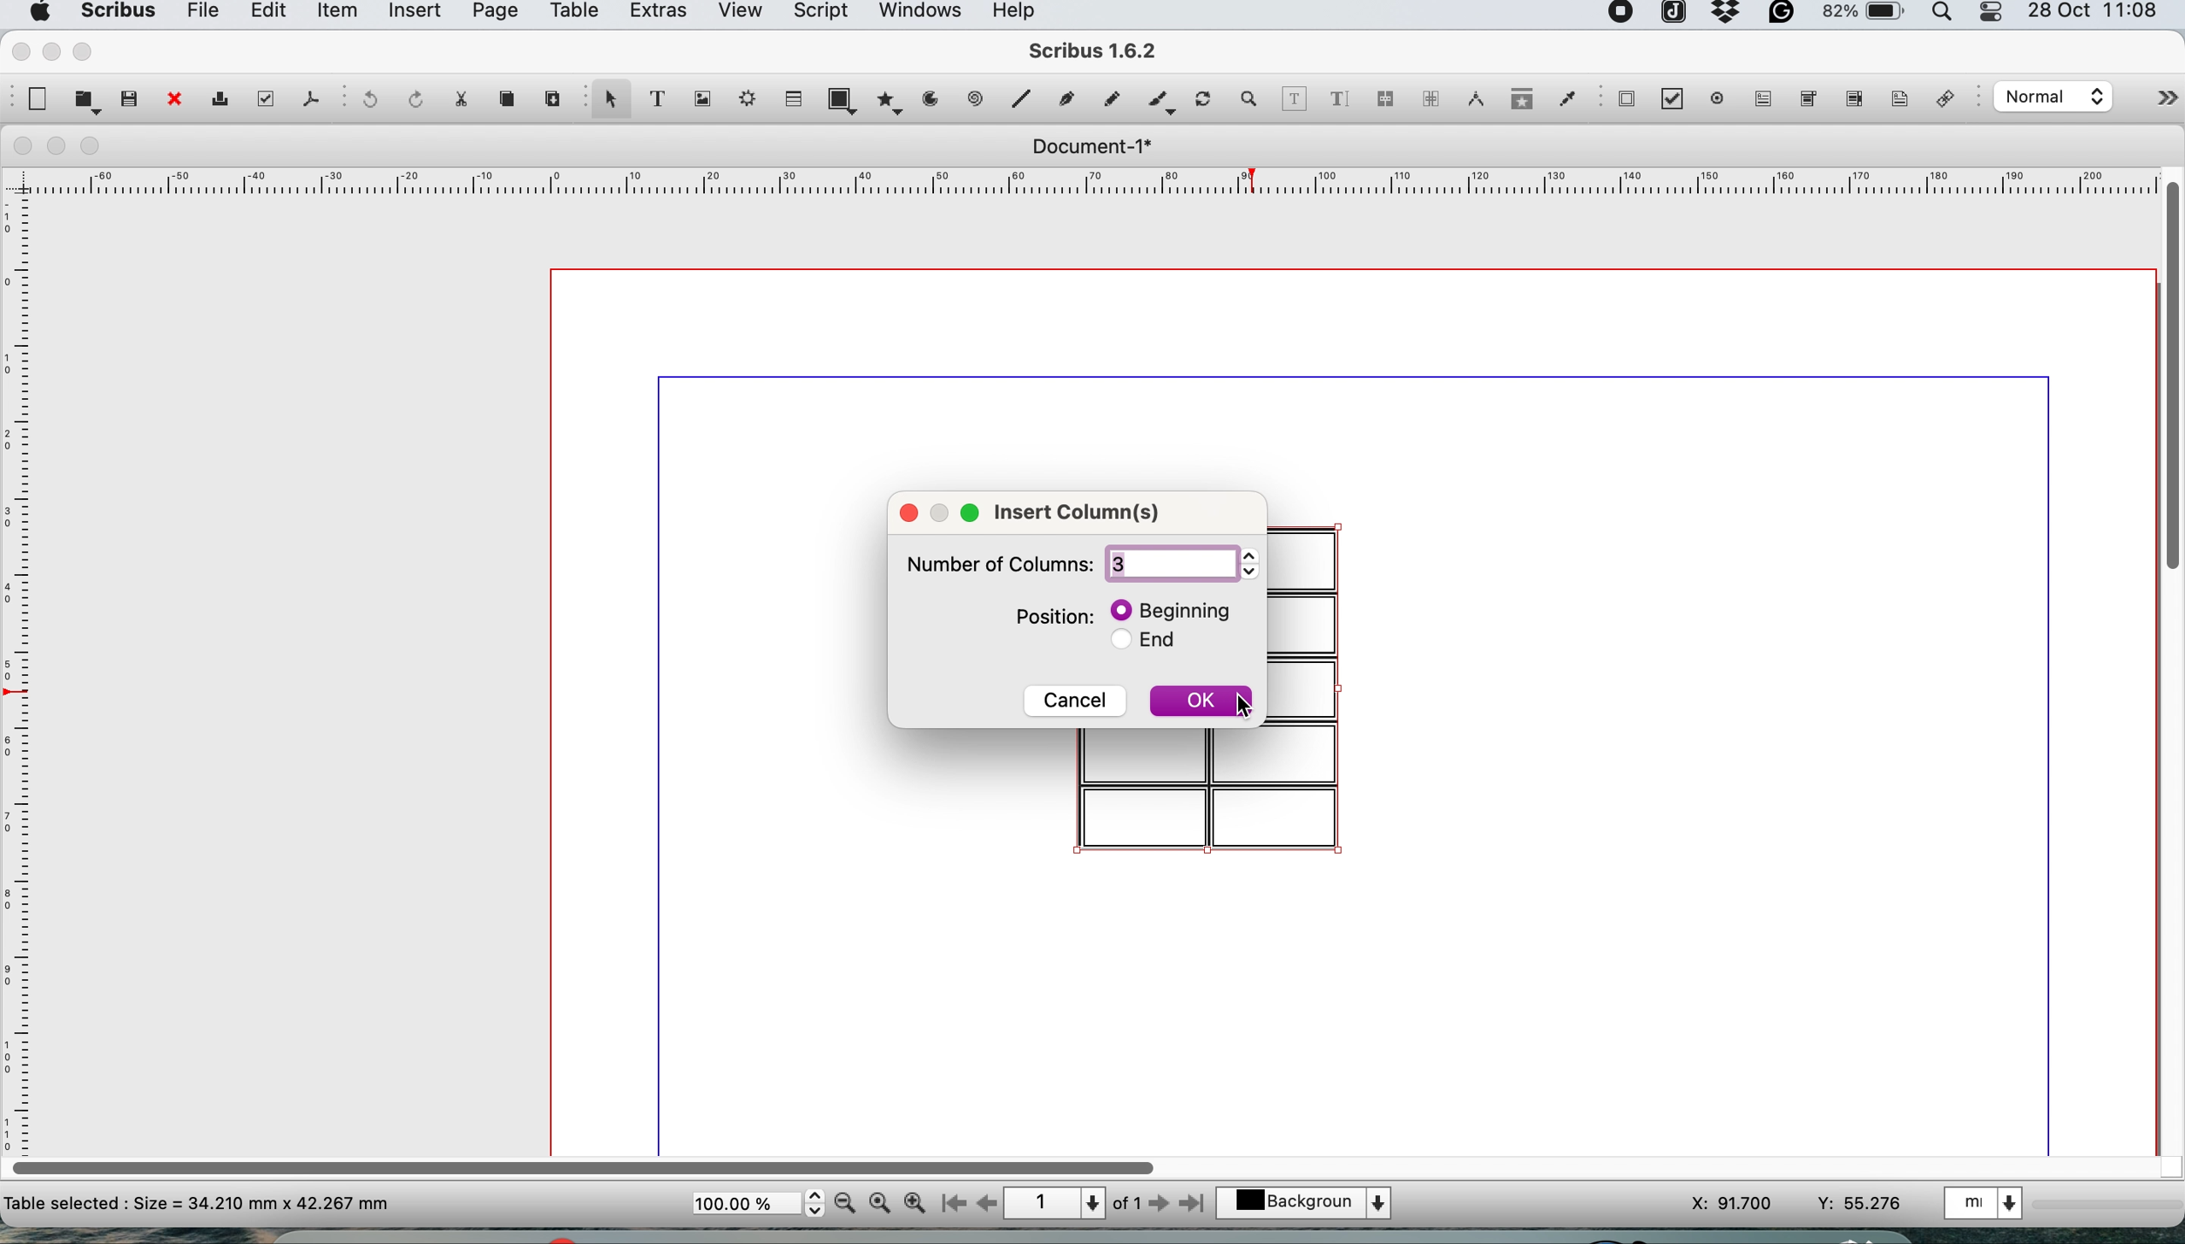  What do you see at coordinates (97, 147) in the screenshot?
I see `maximise` at bounding box center [97, 147].